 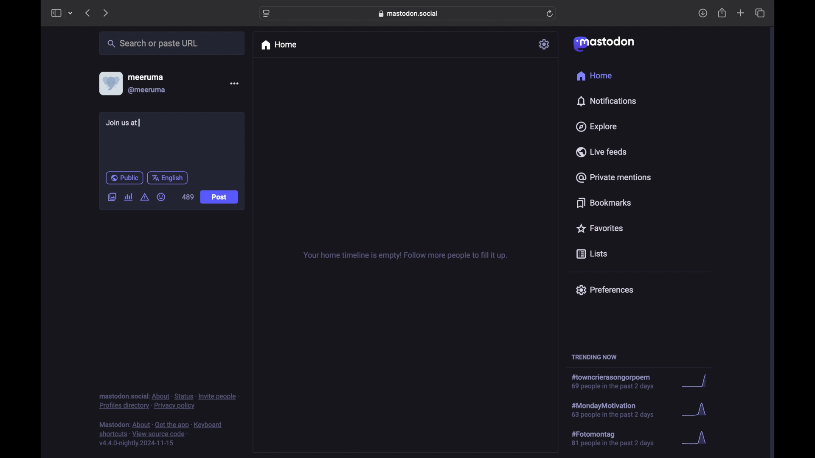 What do you see at coordinates (161, 197) in the screenshot?
I see `emoji` at bounding box center [161, 197].